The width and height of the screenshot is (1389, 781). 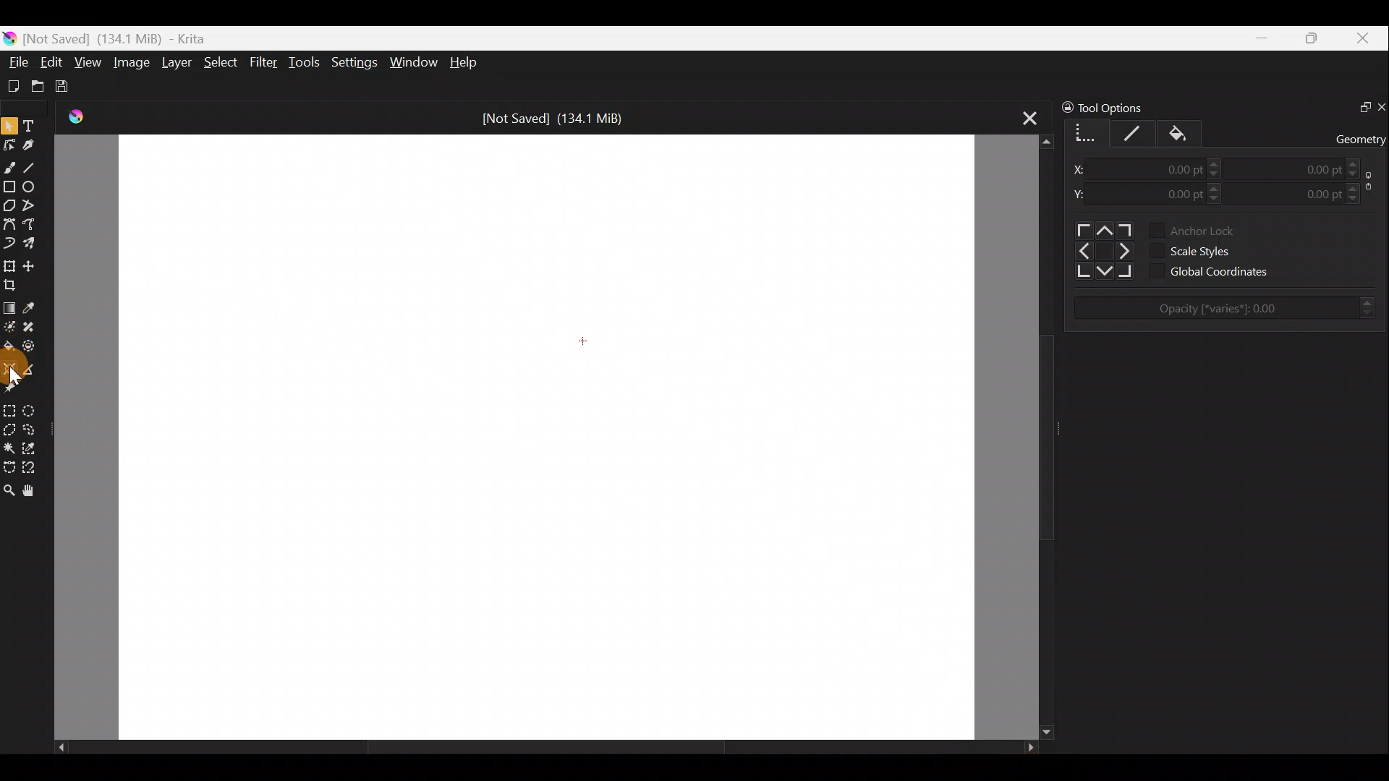 I want to click on Decrease, so click(x=1214, y=172).